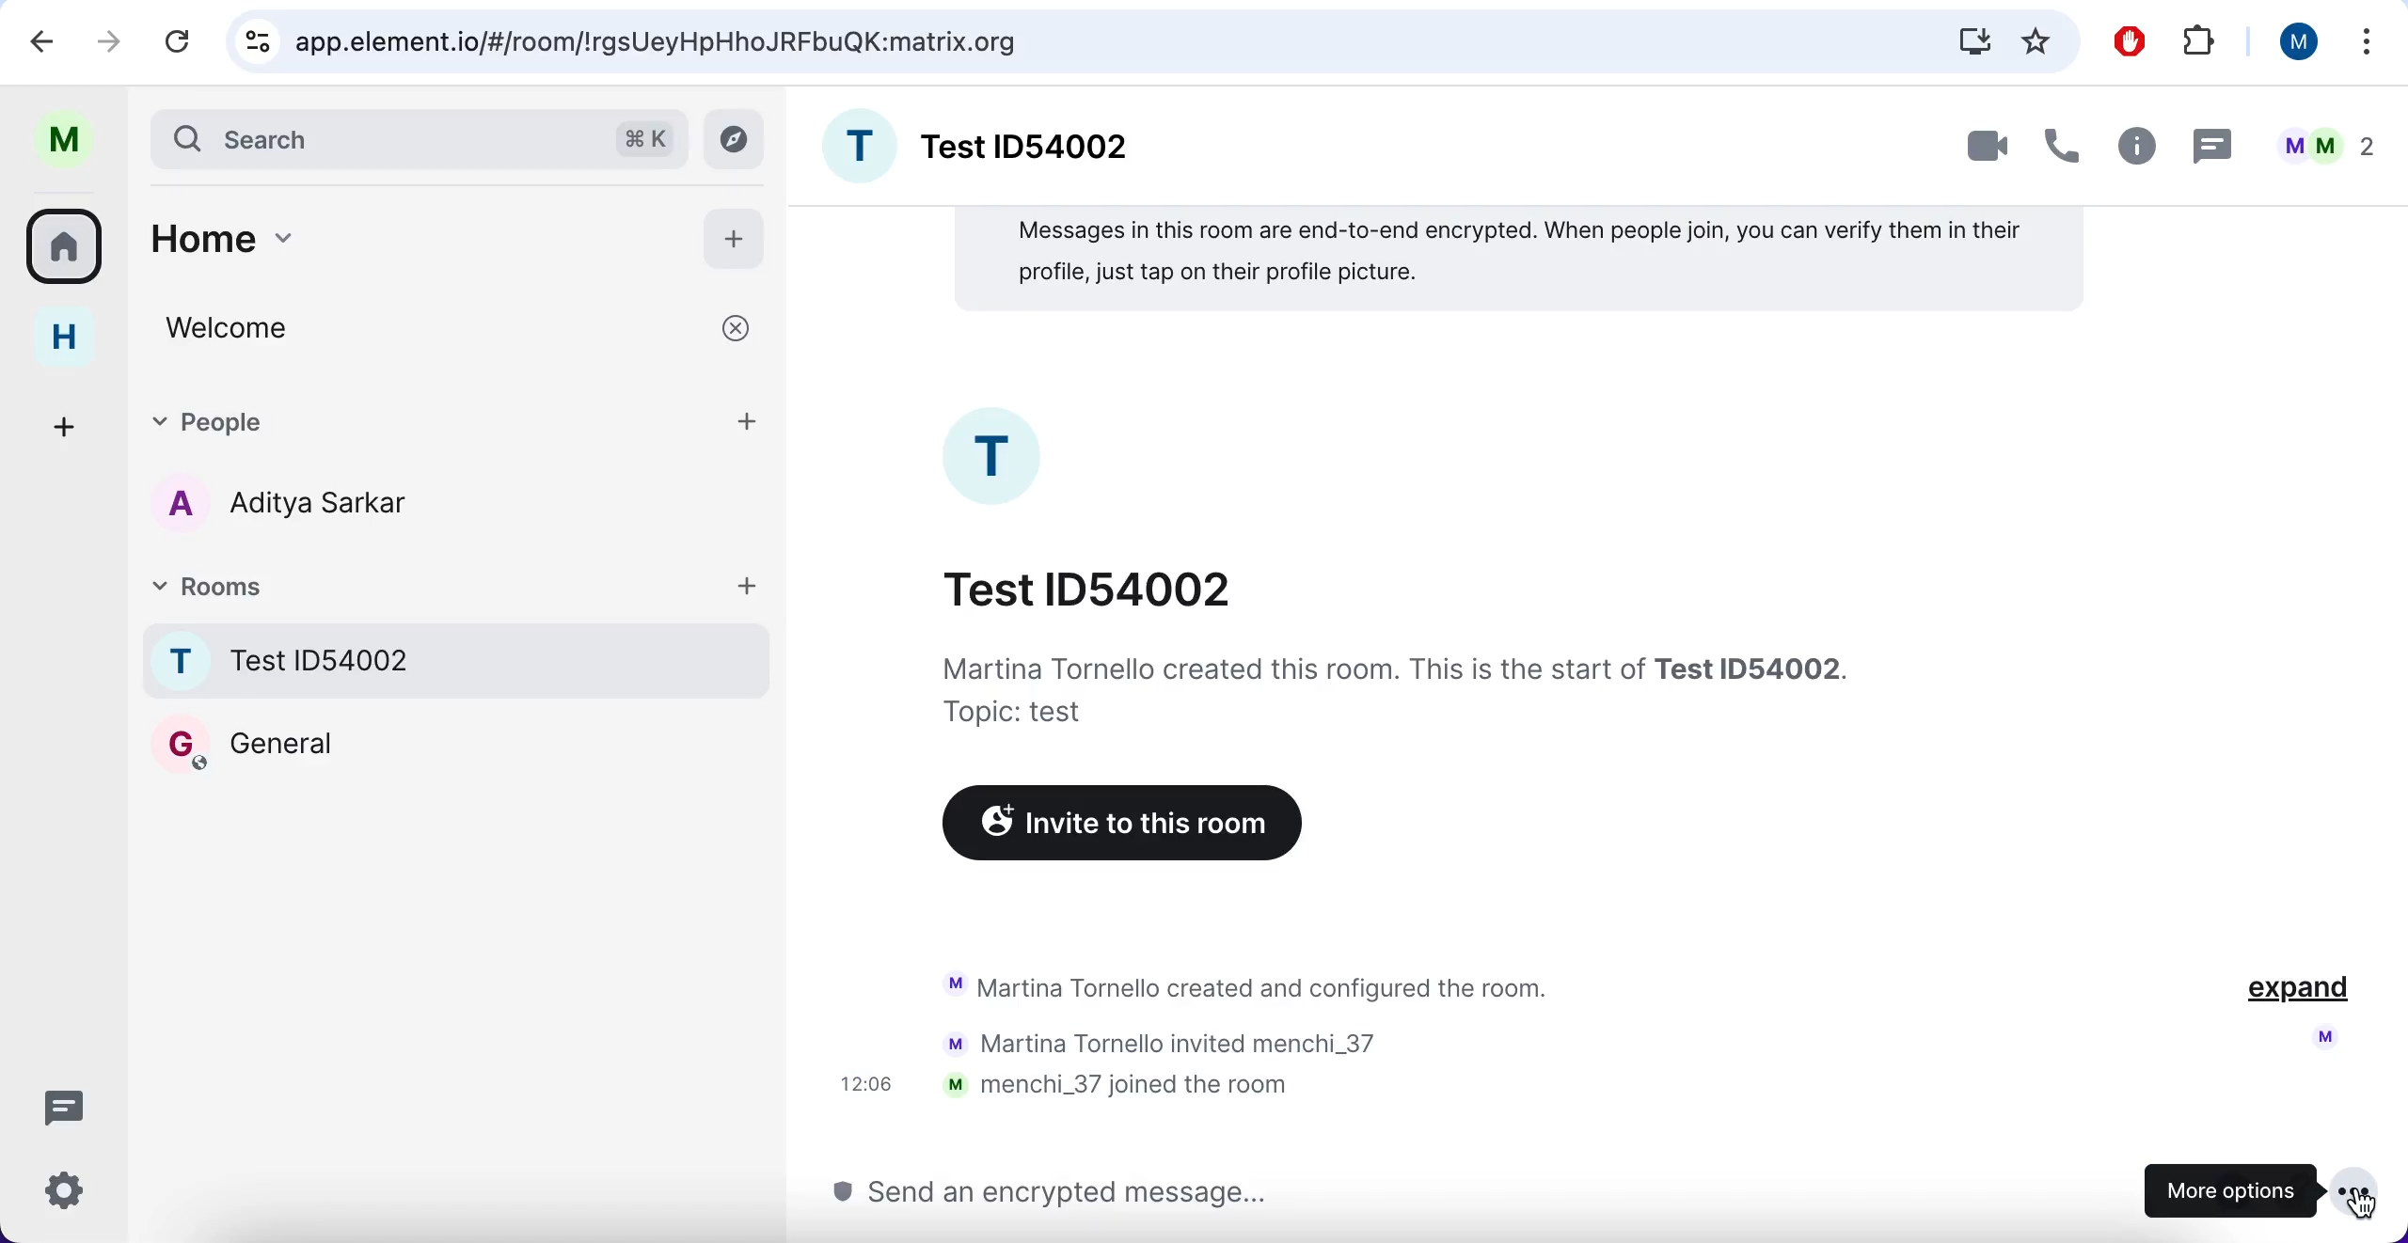 This screenshot has height=1243, width=2408. What do you see at coordinates (2229, 1190) in the screenshot?
I see `more options` at bounding box center [2229, 1190].